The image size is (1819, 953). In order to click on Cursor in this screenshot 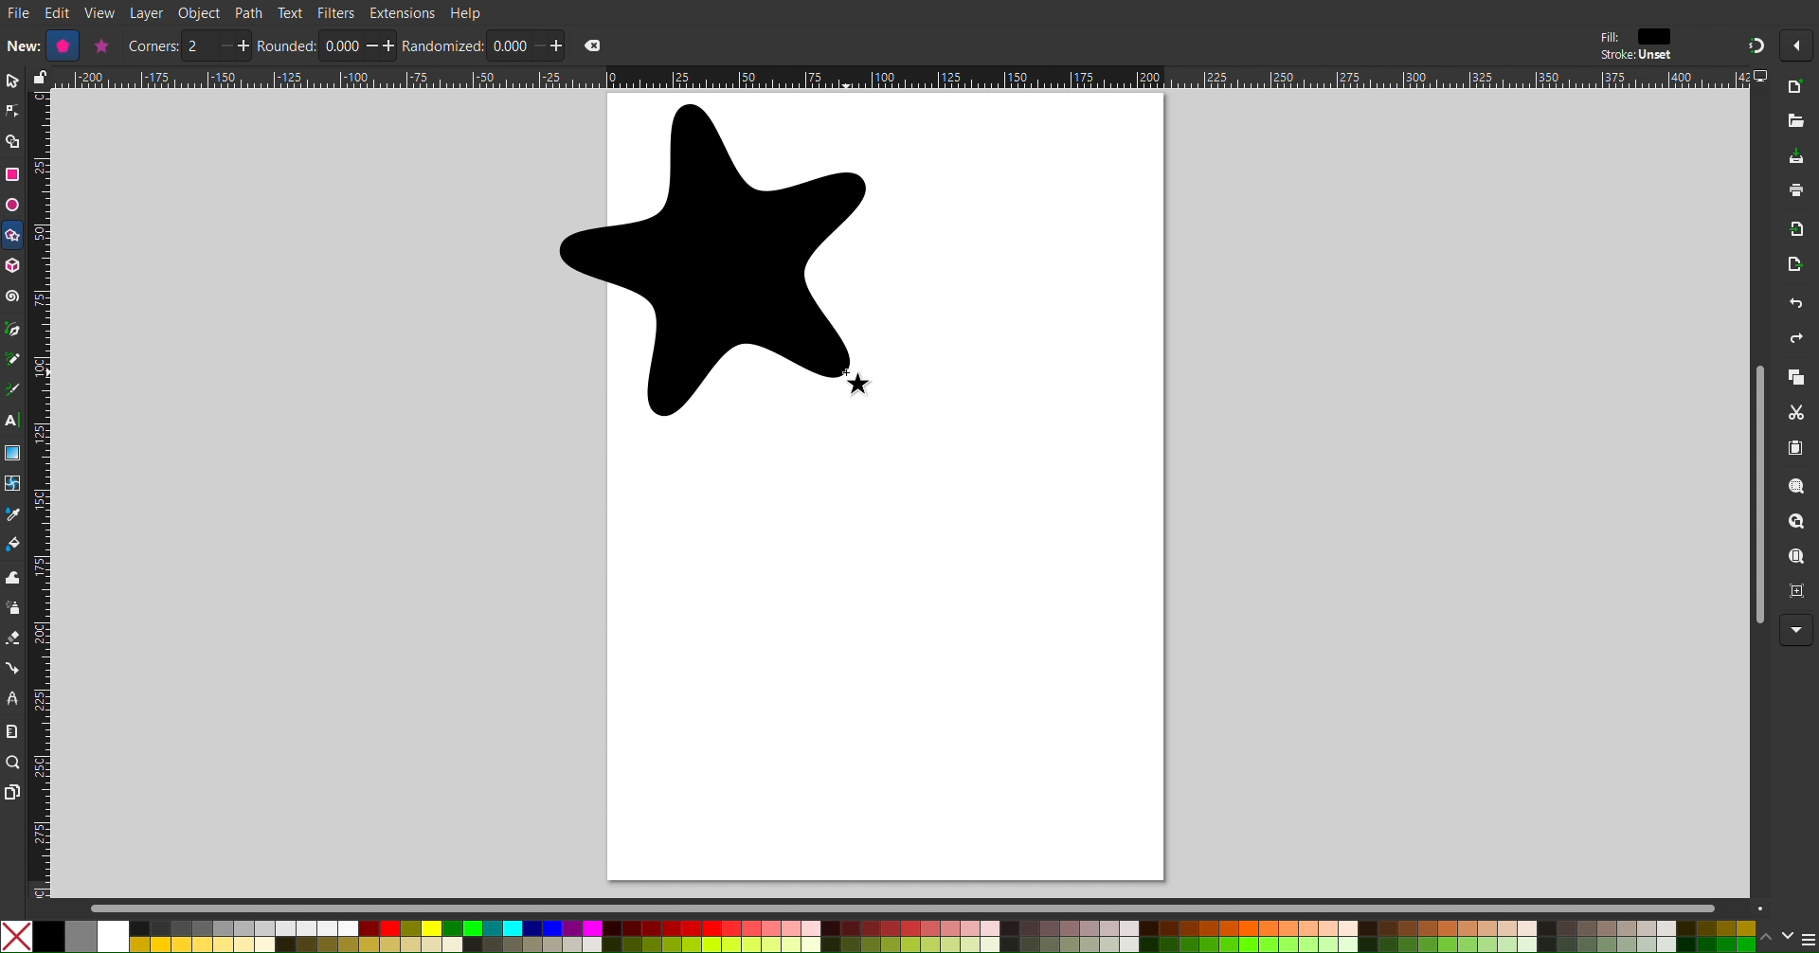, I will do `click(863, 385)`.